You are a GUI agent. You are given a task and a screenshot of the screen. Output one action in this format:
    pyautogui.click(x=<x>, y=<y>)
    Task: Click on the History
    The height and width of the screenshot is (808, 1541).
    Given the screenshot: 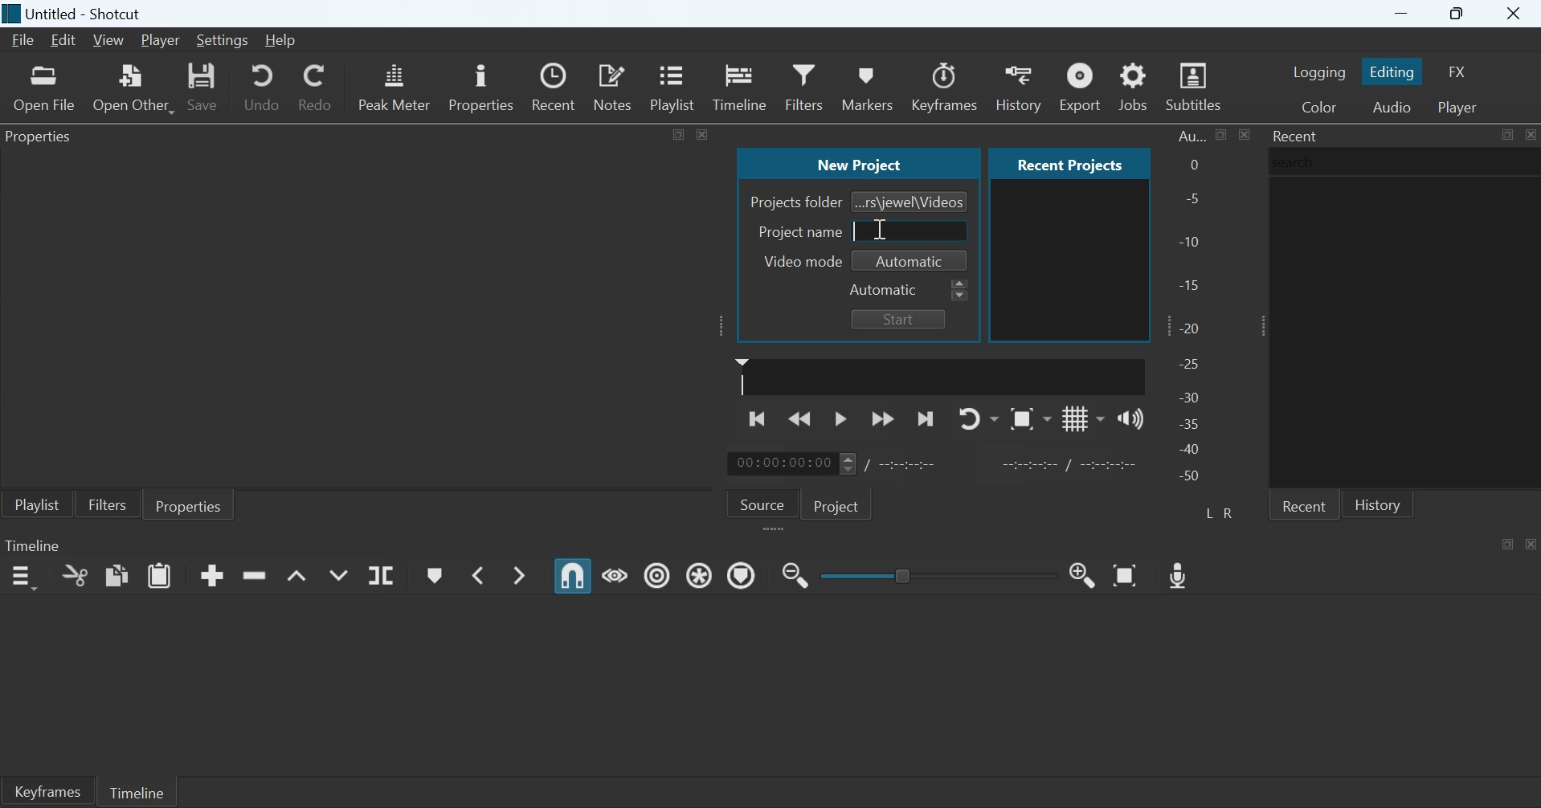 What is the action you would take?
    pyautogui.click(x=1378, y=504)
    